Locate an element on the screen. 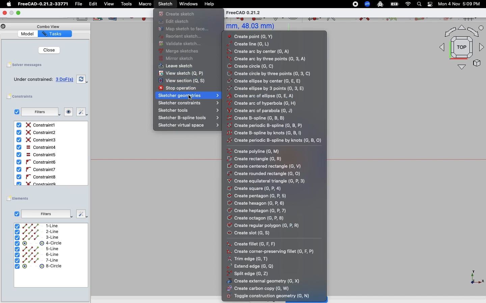 This screenshot has height=303, width=486. Minimize is located at coordinates (11, 13).